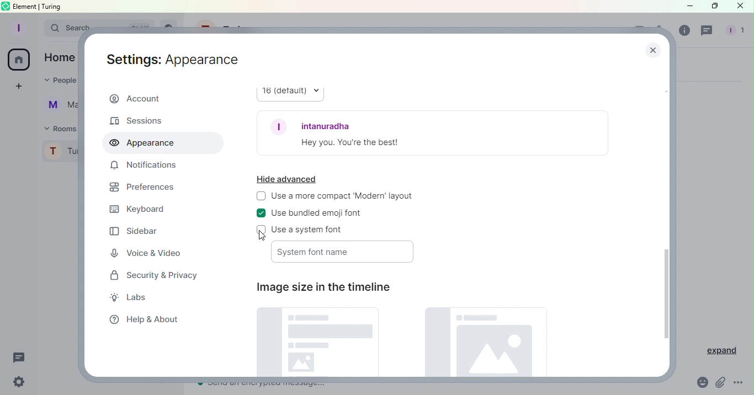 This screenshot has height=395, width=754. Describe the element at coordinates (137, 232) in the screenshot. I see `Sidebar` at that location.